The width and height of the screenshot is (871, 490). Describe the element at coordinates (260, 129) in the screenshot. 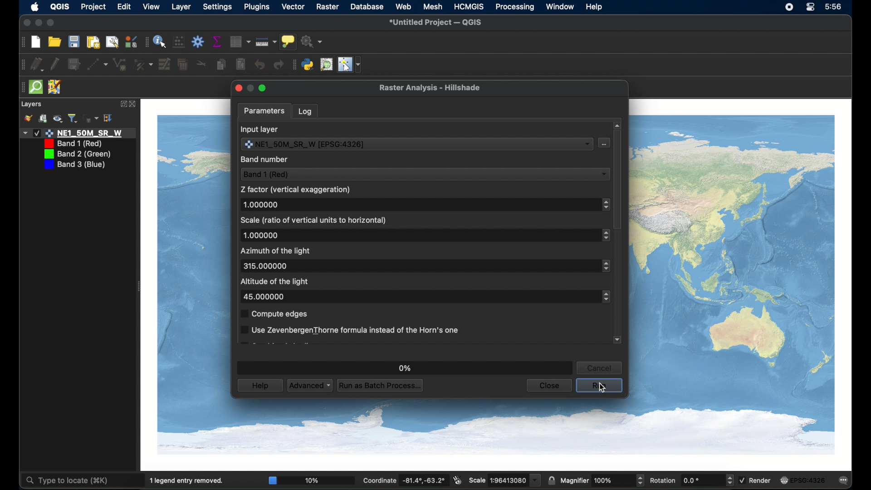

I see `input layer` at that location.